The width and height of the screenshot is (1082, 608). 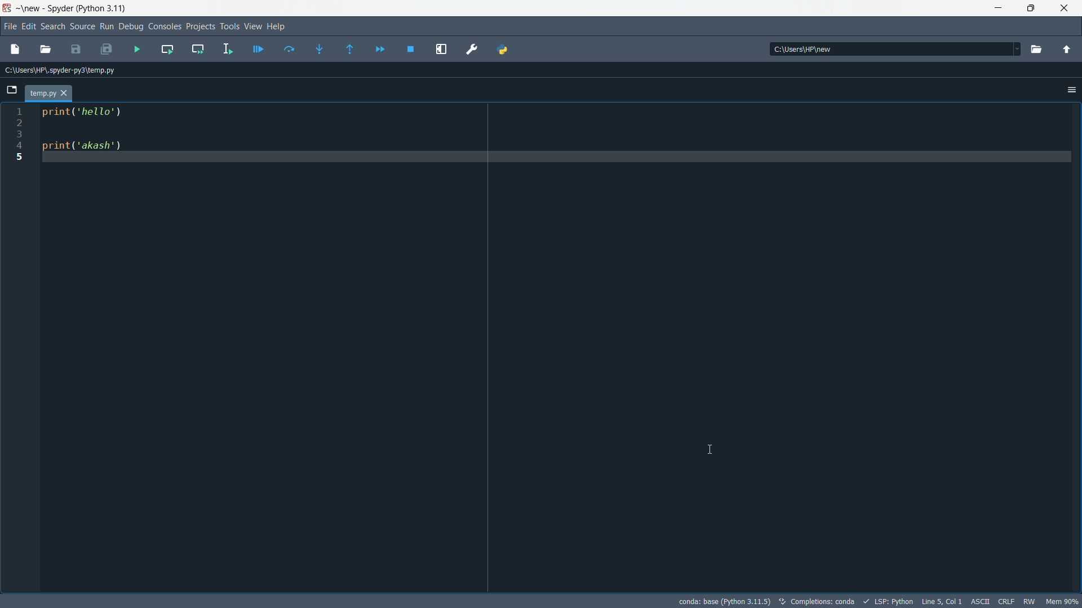 What do you see at coordinates (289, 49) in the screenshot?
I see `run current line` at bounding box center [289, 49].